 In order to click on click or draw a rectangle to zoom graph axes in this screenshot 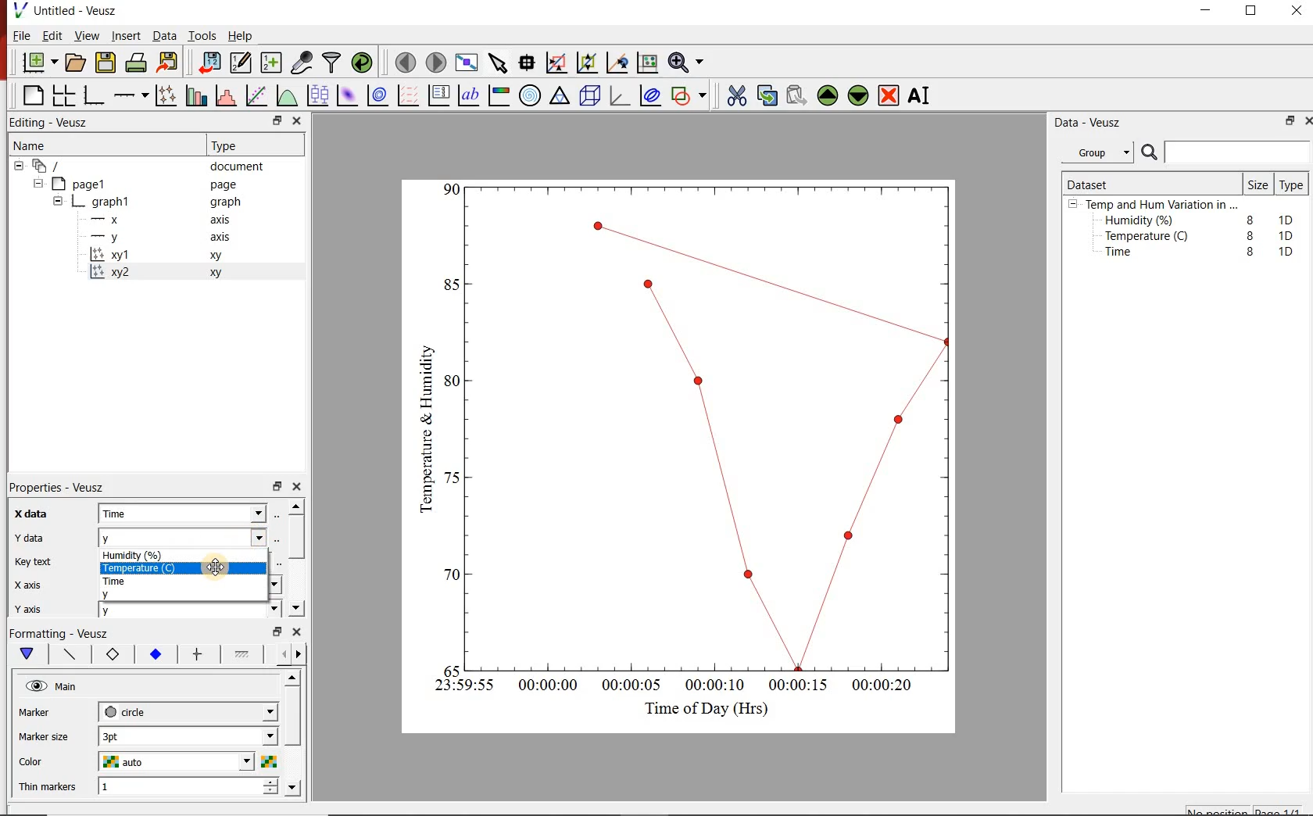, I will do `click(559, 63)`.